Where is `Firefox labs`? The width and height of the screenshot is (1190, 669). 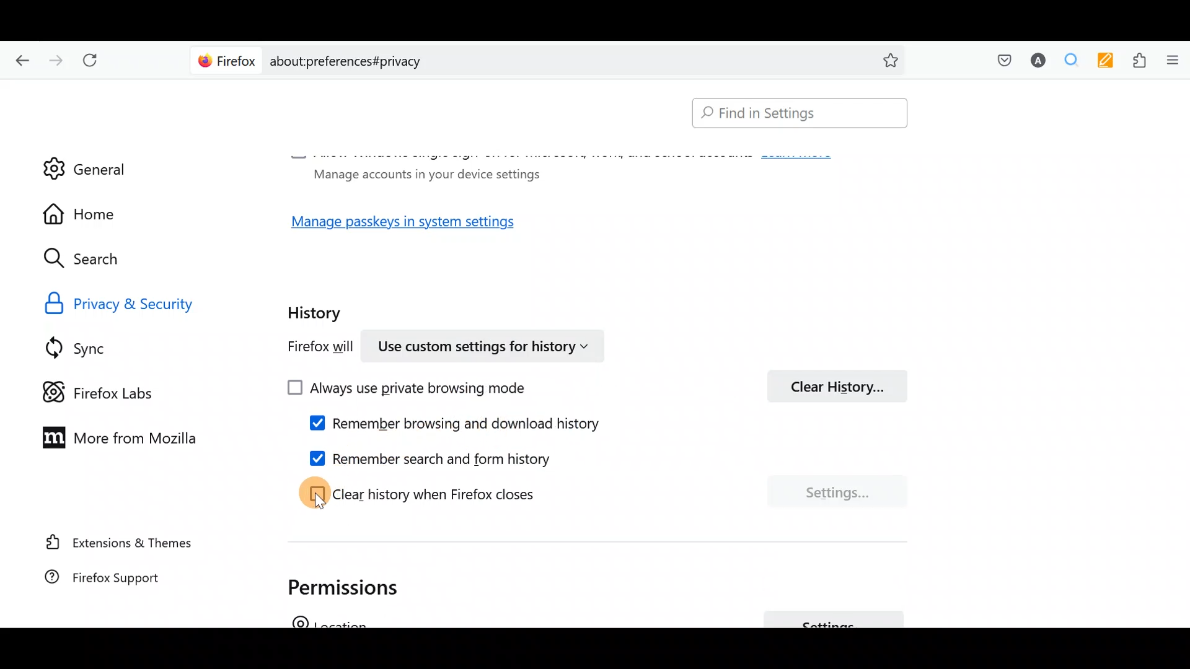
Firefox labs is located at coordinates (108, 391).